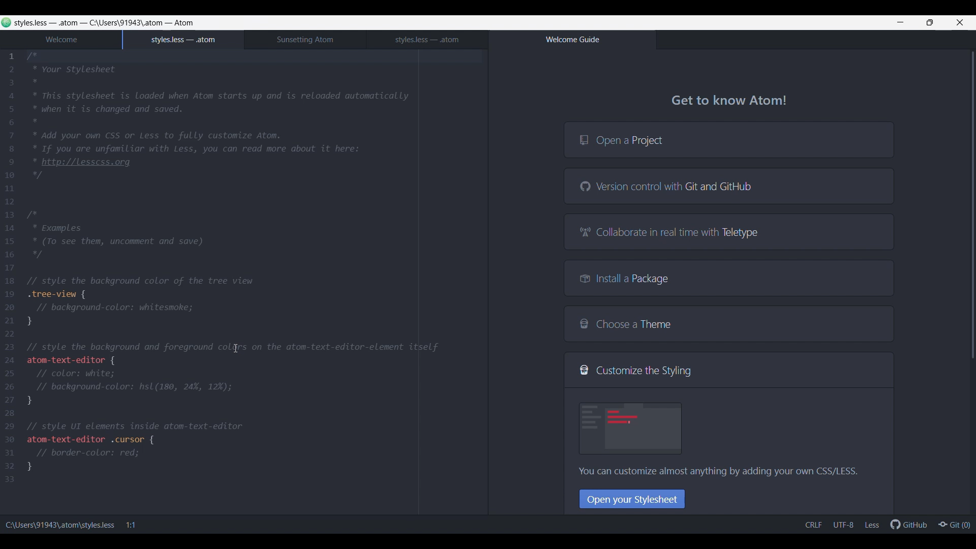 This screenshot has width=976, height=549. I want to click on image, so click(631, 428).